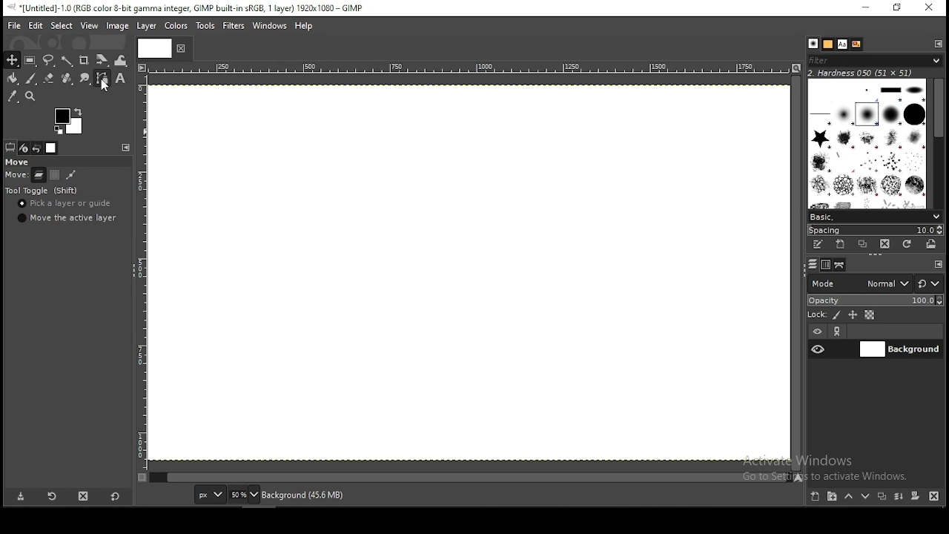 The image size is (949, 534). What do you see at coordinates (817, 244) in the screenshot?
I see `edit this brush` at bounding box center [817, 244].